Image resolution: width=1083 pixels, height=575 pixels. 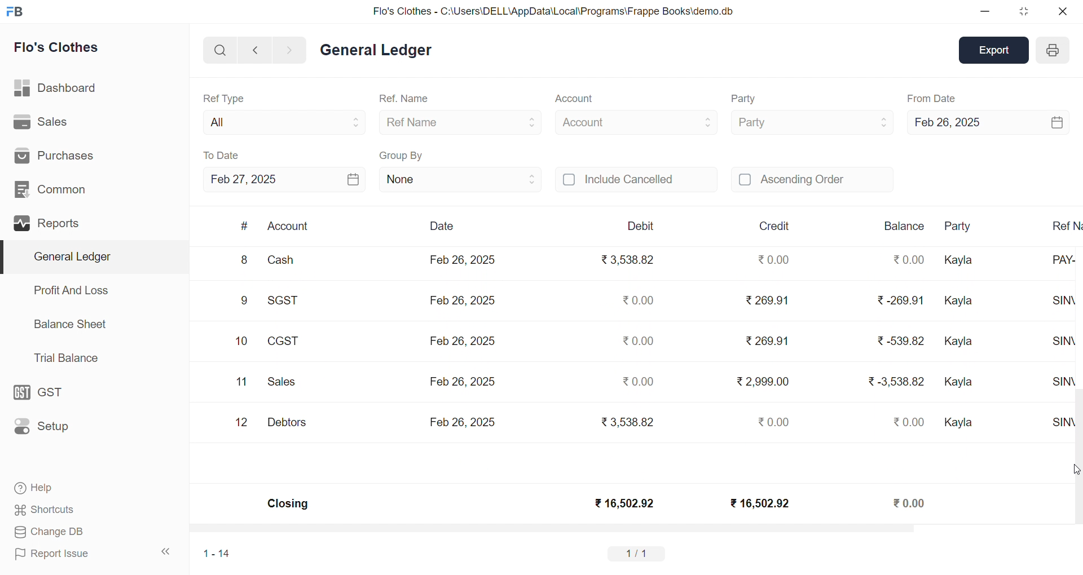 What do you see at coordinates (768, 339) in the screenshot?
I see `₹269.91` at bounding box center [768, 339].